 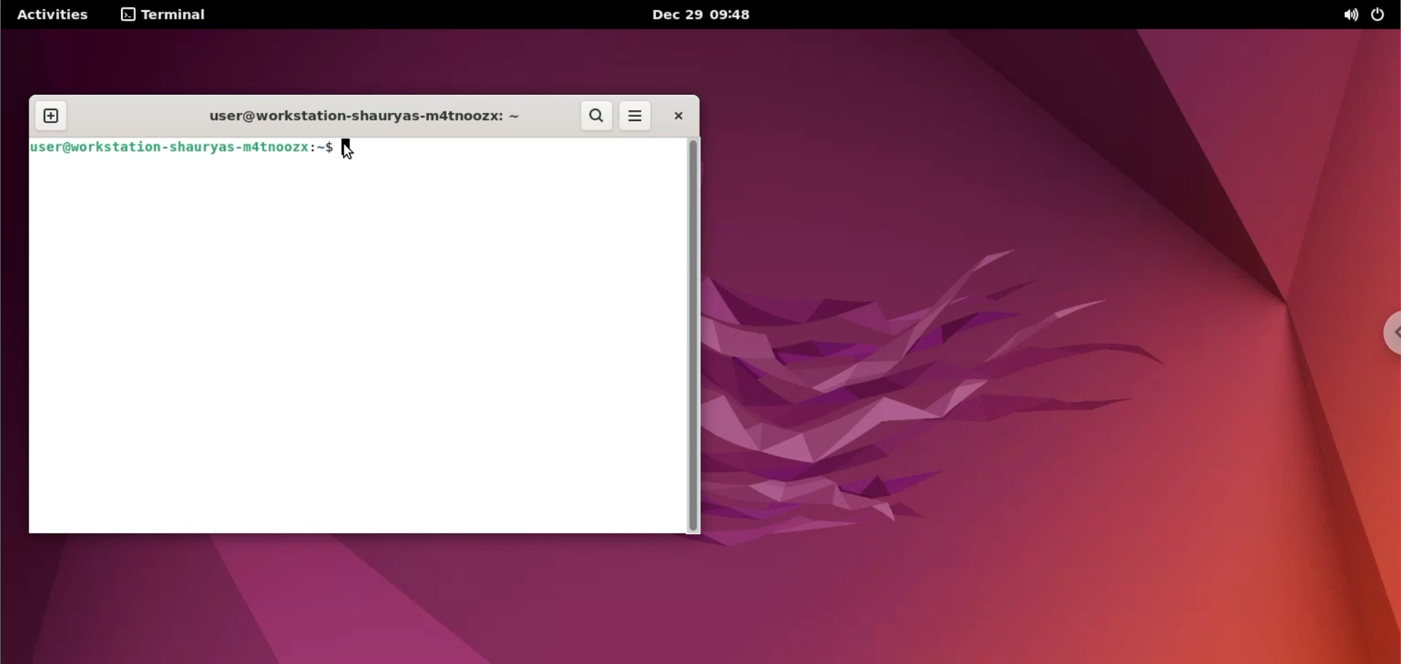 What do you see at coordinates (347, 150) in the screenshot?
I see `cursor` at bounding box center [347, 150].